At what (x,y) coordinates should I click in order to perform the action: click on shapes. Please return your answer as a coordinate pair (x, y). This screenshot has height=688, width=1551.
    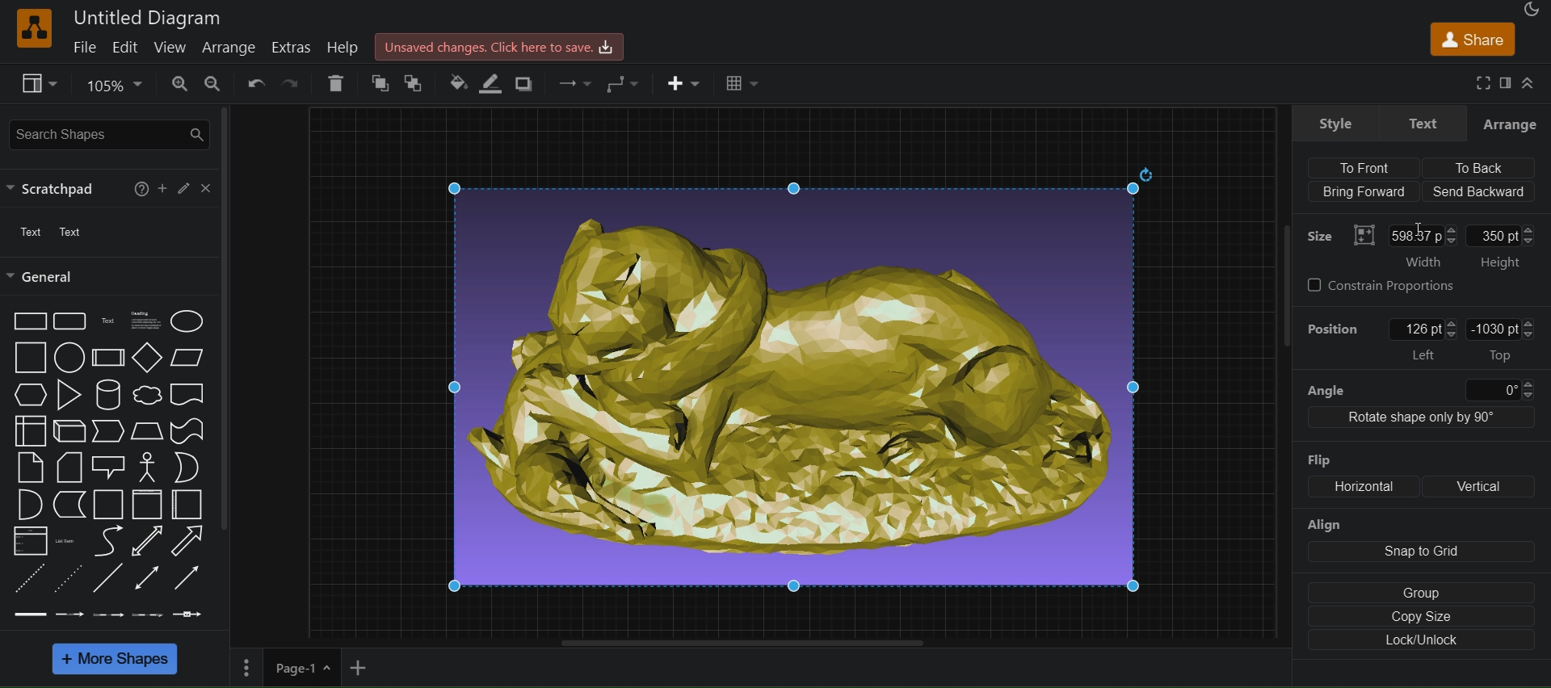
    Looking at the image, I should click on (107, 466).